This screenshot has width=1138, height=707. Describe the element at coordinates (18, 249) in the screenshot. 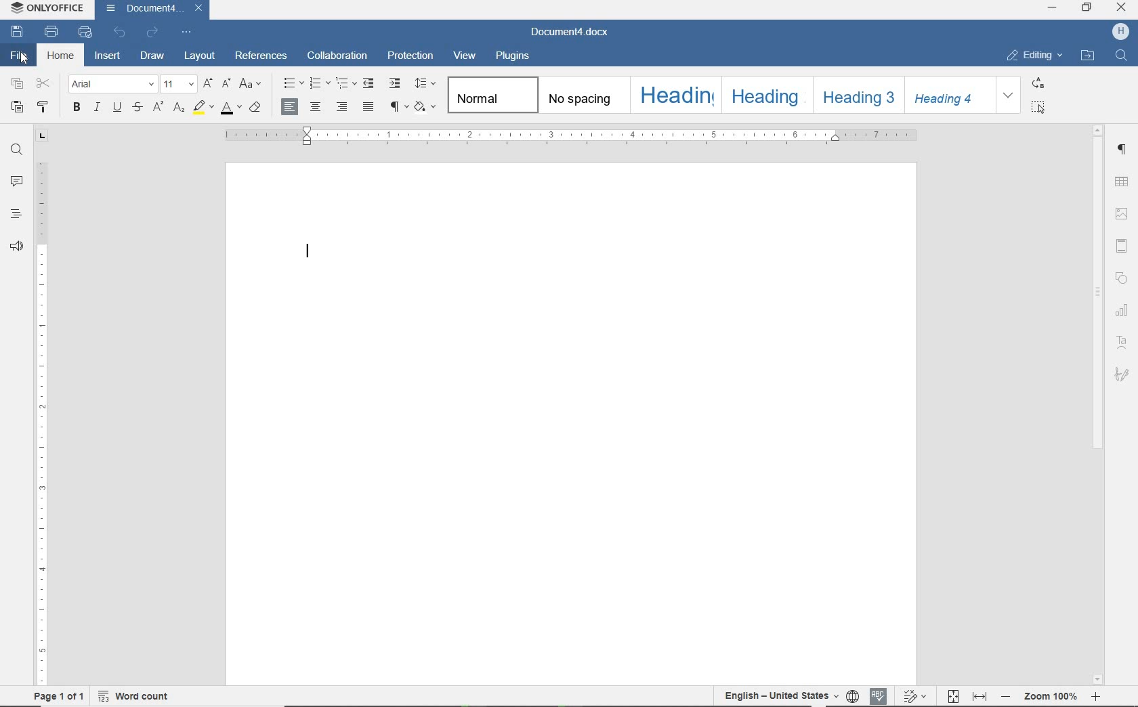

I see `feedback & support` at that location.